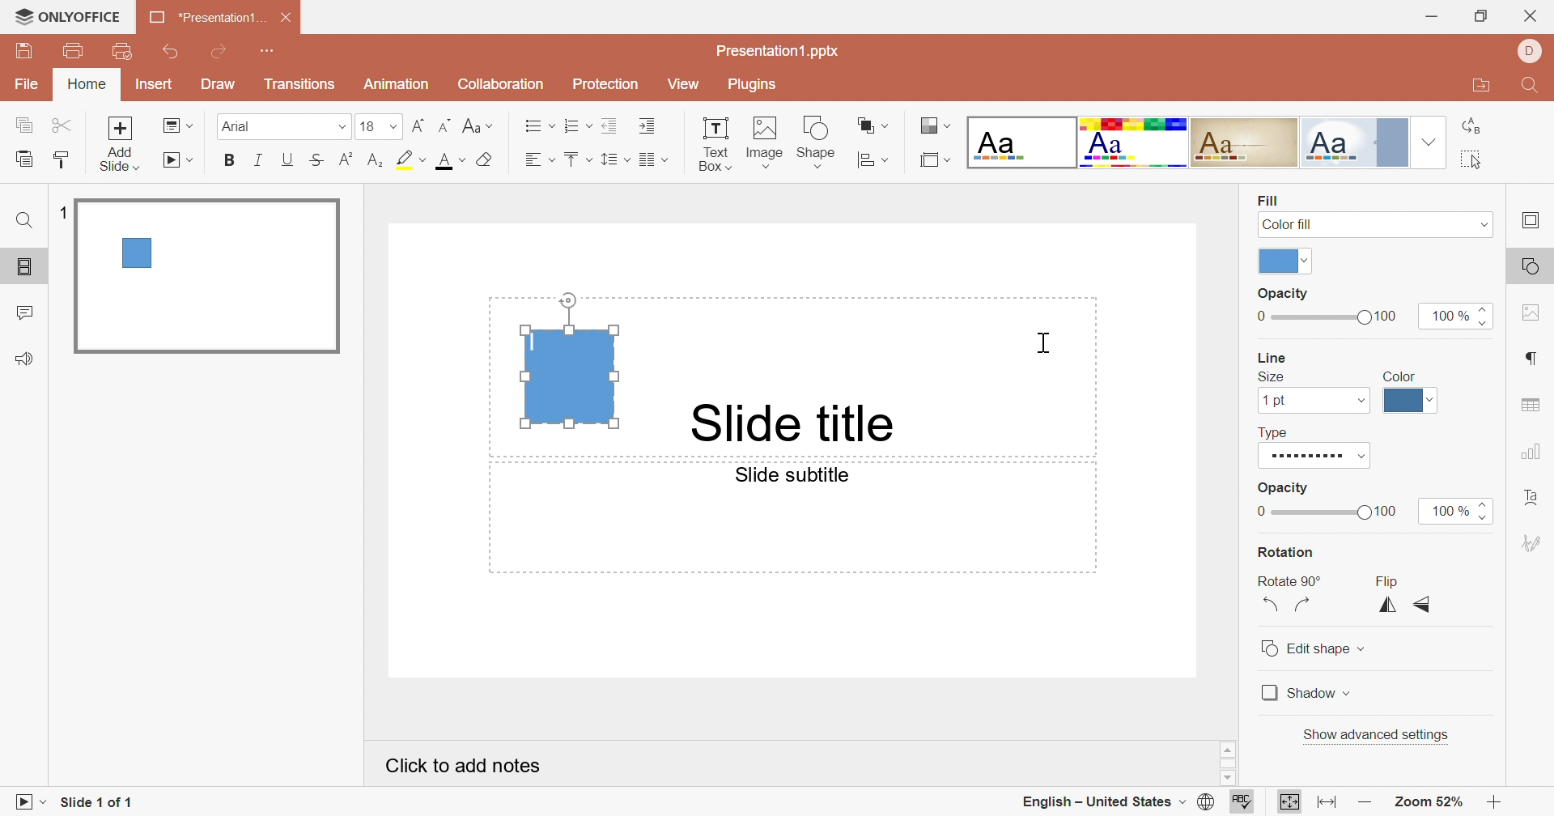 This screenshot has width=1554, height=816. What do you see at coordinates (1378, 734) in the screenshot?
I see `Show advanced settings` at bounding box center [1378, 734].